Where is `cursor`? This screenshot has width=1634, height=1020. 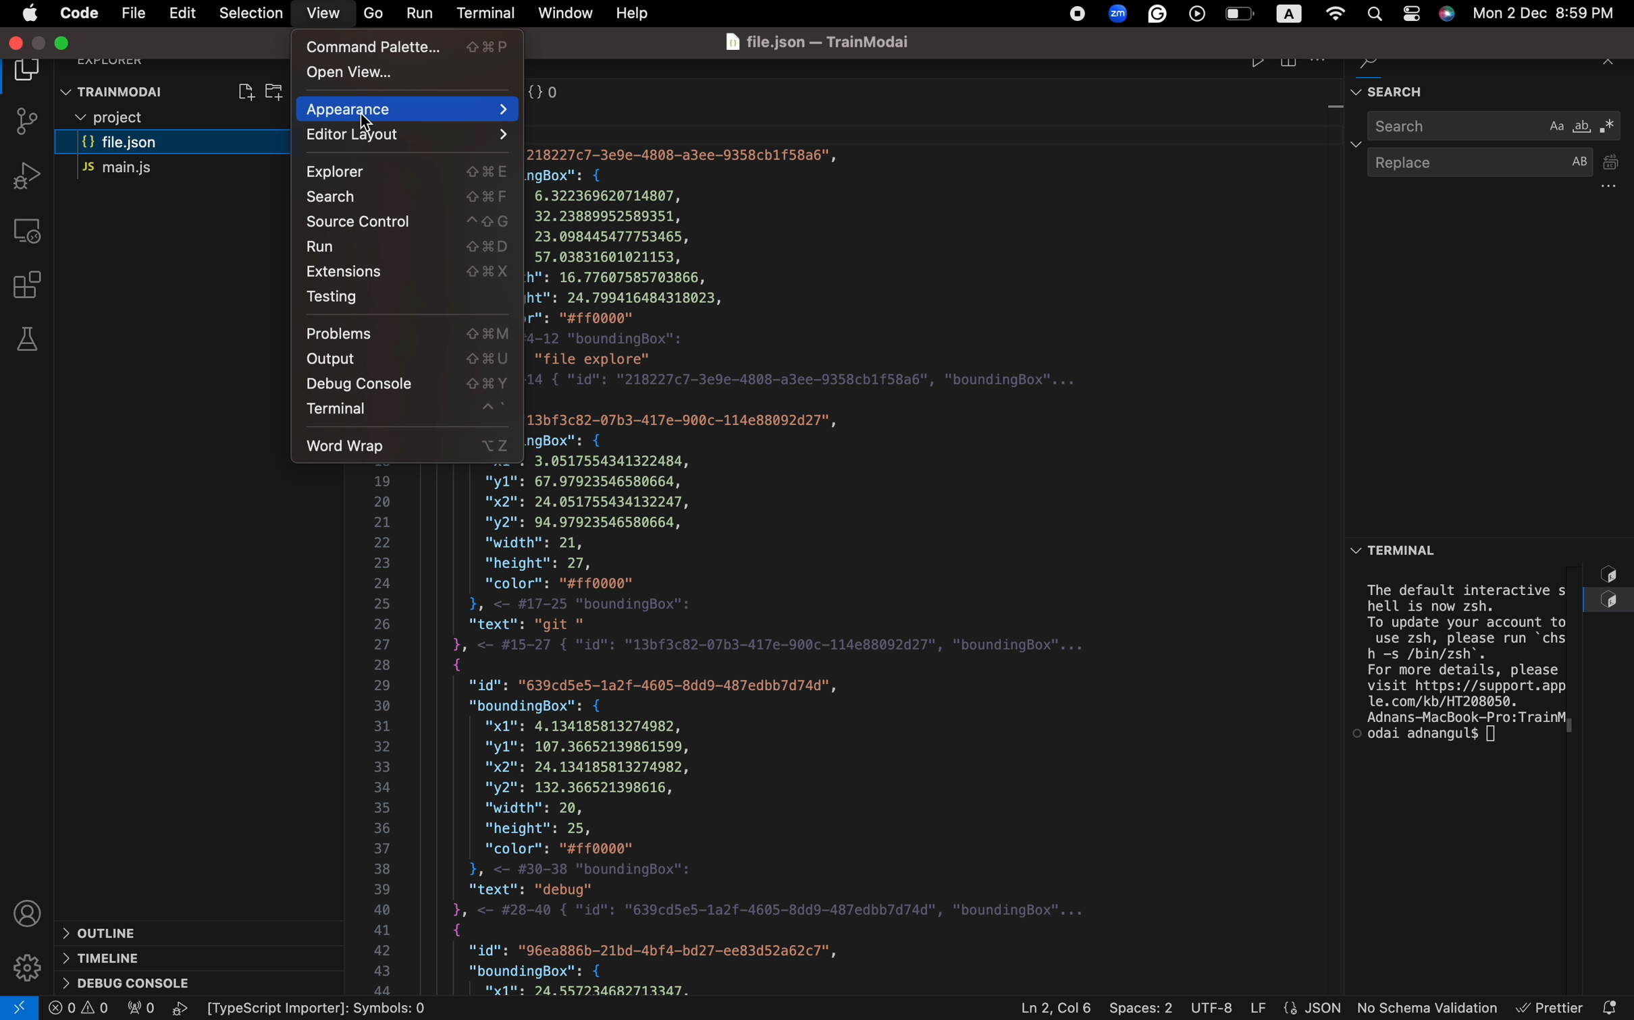
cursor is located at coordinates (372, 128).